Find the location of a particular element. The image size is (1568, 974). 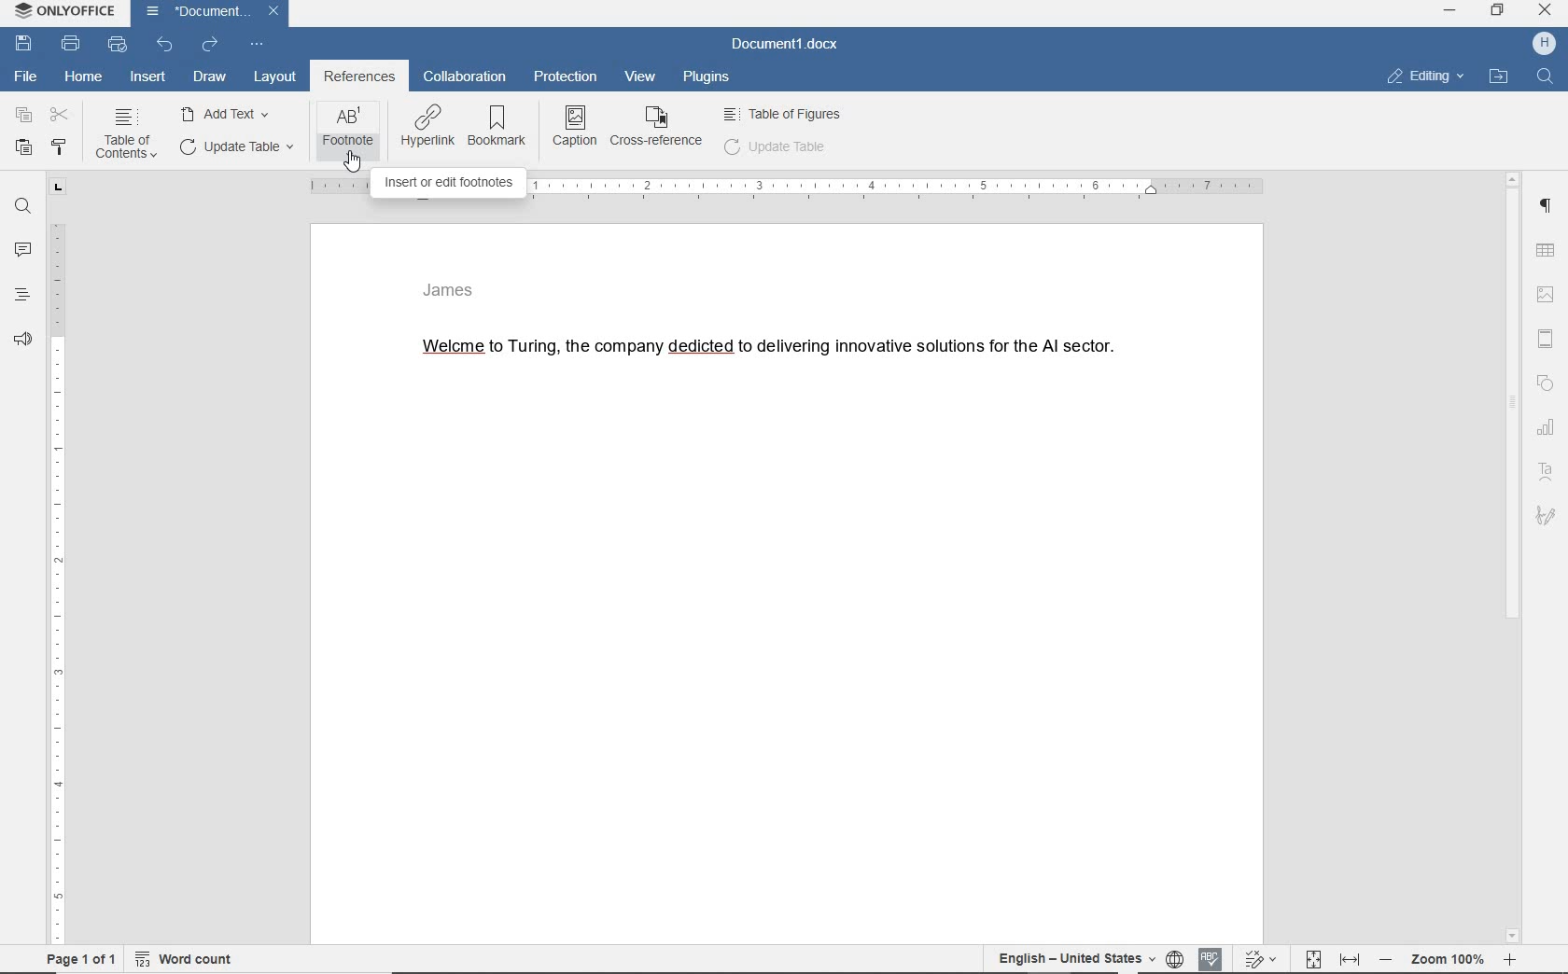

MINIMIZE is located at coordinates (1449, 11).